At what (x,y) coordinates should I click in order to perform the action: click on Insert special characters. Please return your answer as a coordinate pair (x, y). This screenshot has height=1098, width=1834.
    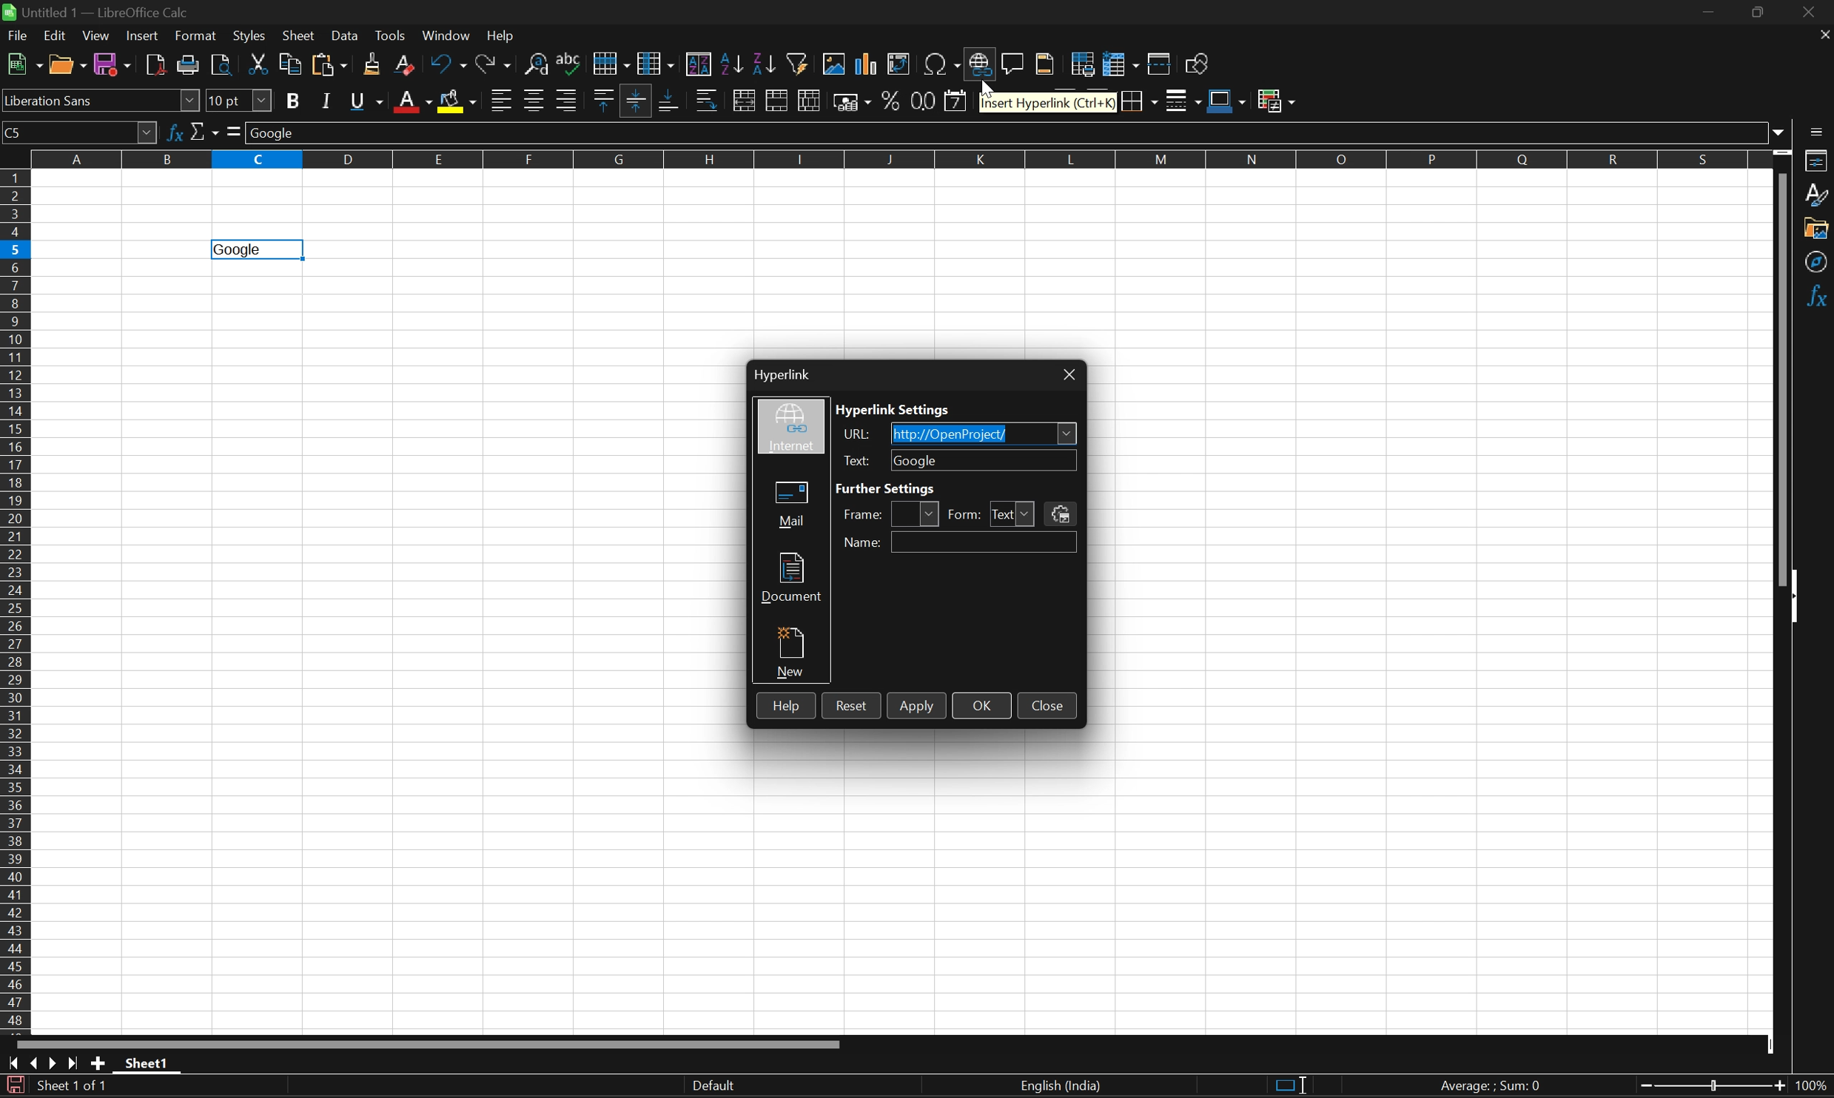
    Looking at the image, I should click on (941, 66).